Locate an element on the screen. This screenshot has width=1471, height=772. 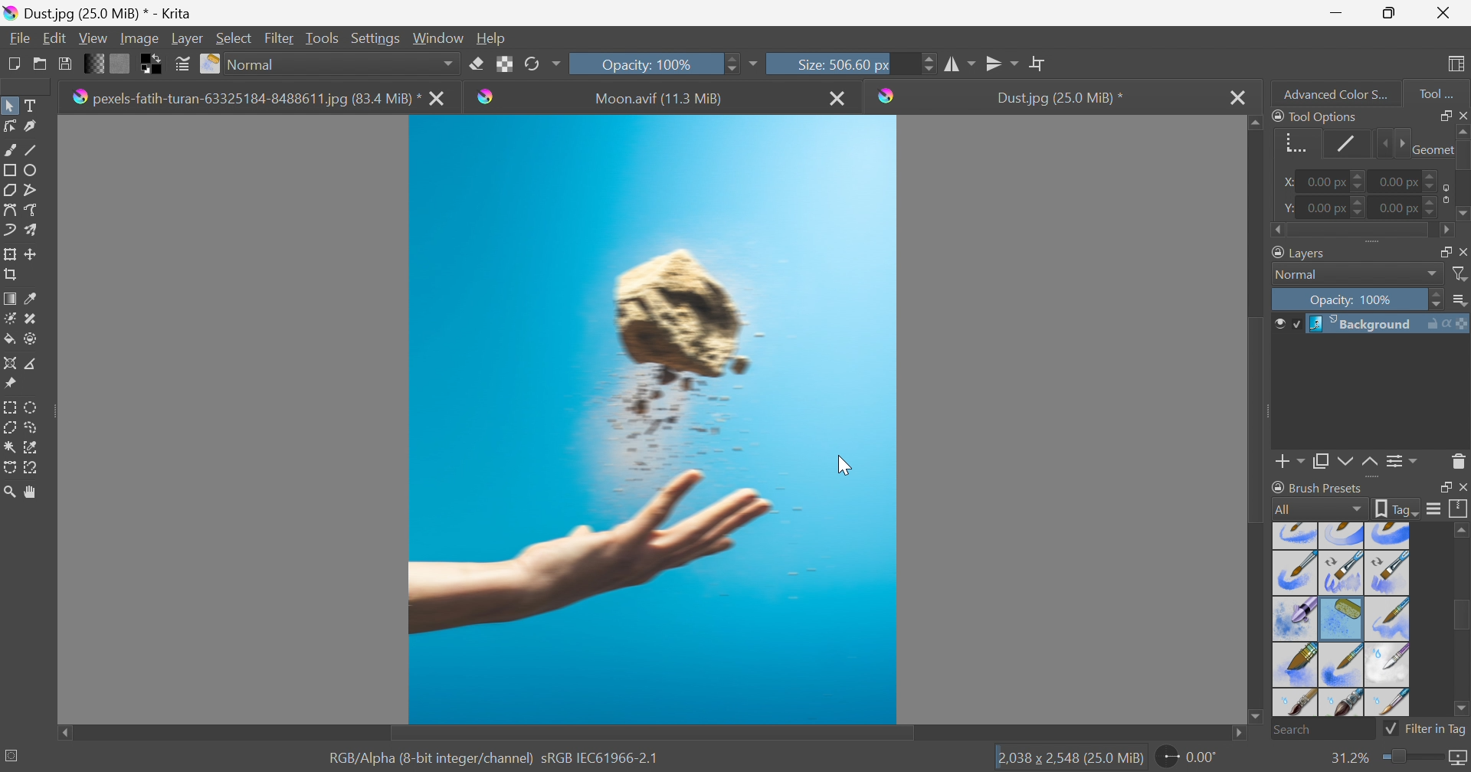
selection tool is located at coordinates (9, 469).